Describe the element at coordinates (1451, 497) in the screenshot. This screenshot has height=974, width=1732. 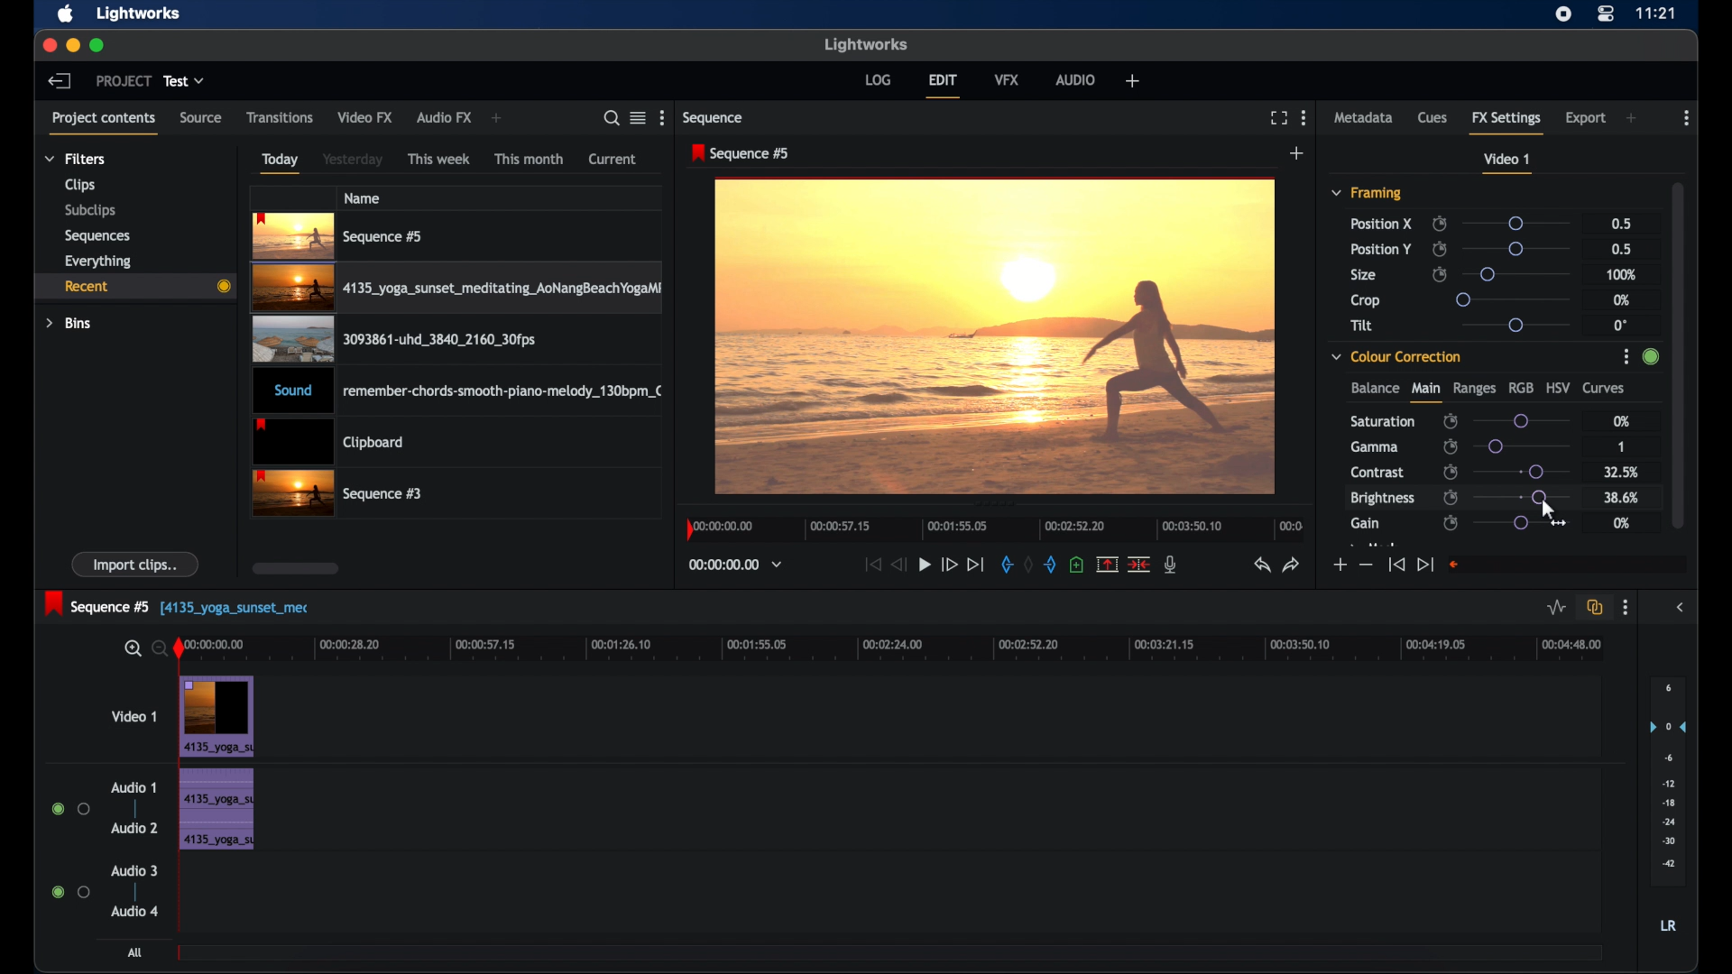
I see `enable/disable keyframes` at that location.